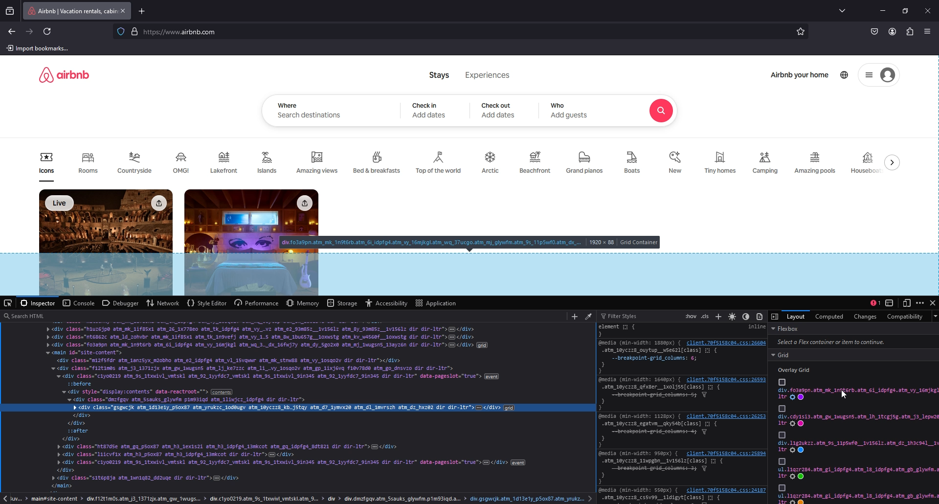 The image size is (939, 504). What do you see at coordinates (676, 162) in the screenshot?
I see `new` at bounding box center [676, 162].